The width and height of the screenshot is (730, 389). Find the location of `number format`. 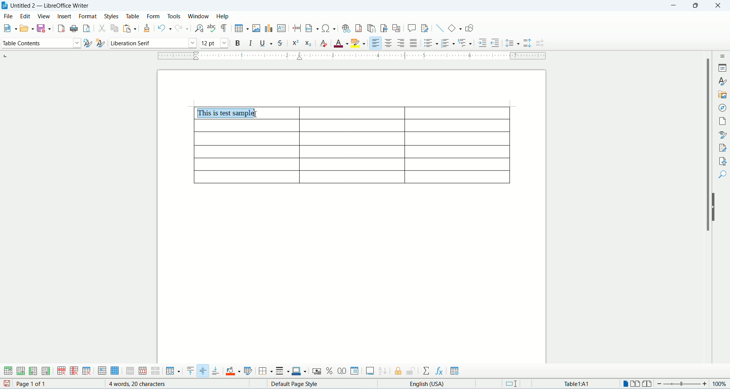

number format is located at coordinates (355, 371).